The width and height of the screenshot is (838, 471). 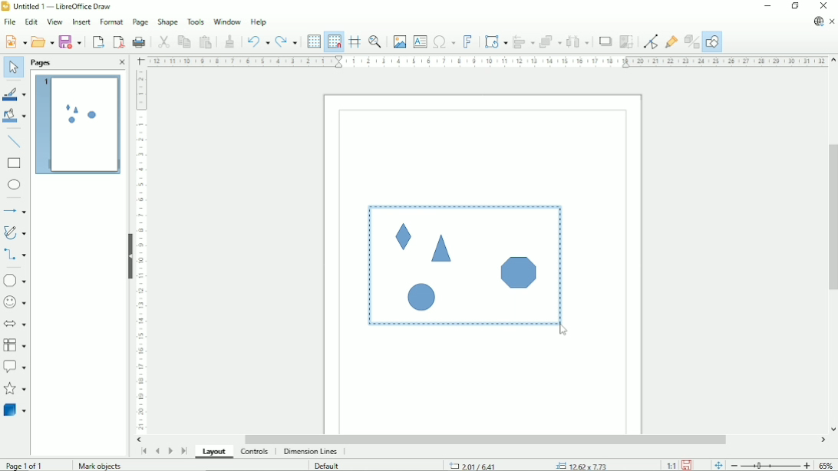 I want to click on Zoom out/in, so click(x=770, y=466).